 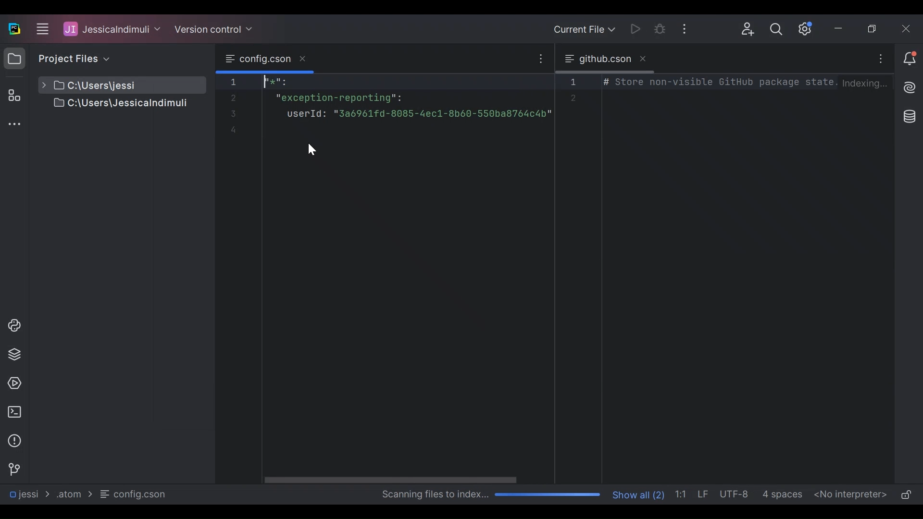 What do you see at coordinates (633, 28) in the screenshot?
I see `Run` at bounding box center [633, 28].